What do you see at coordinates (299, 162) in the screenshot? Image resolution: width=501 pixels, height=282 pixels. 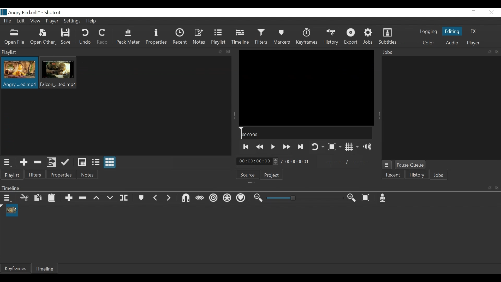 I see `Total Duration` at bounding box center [299, 162].